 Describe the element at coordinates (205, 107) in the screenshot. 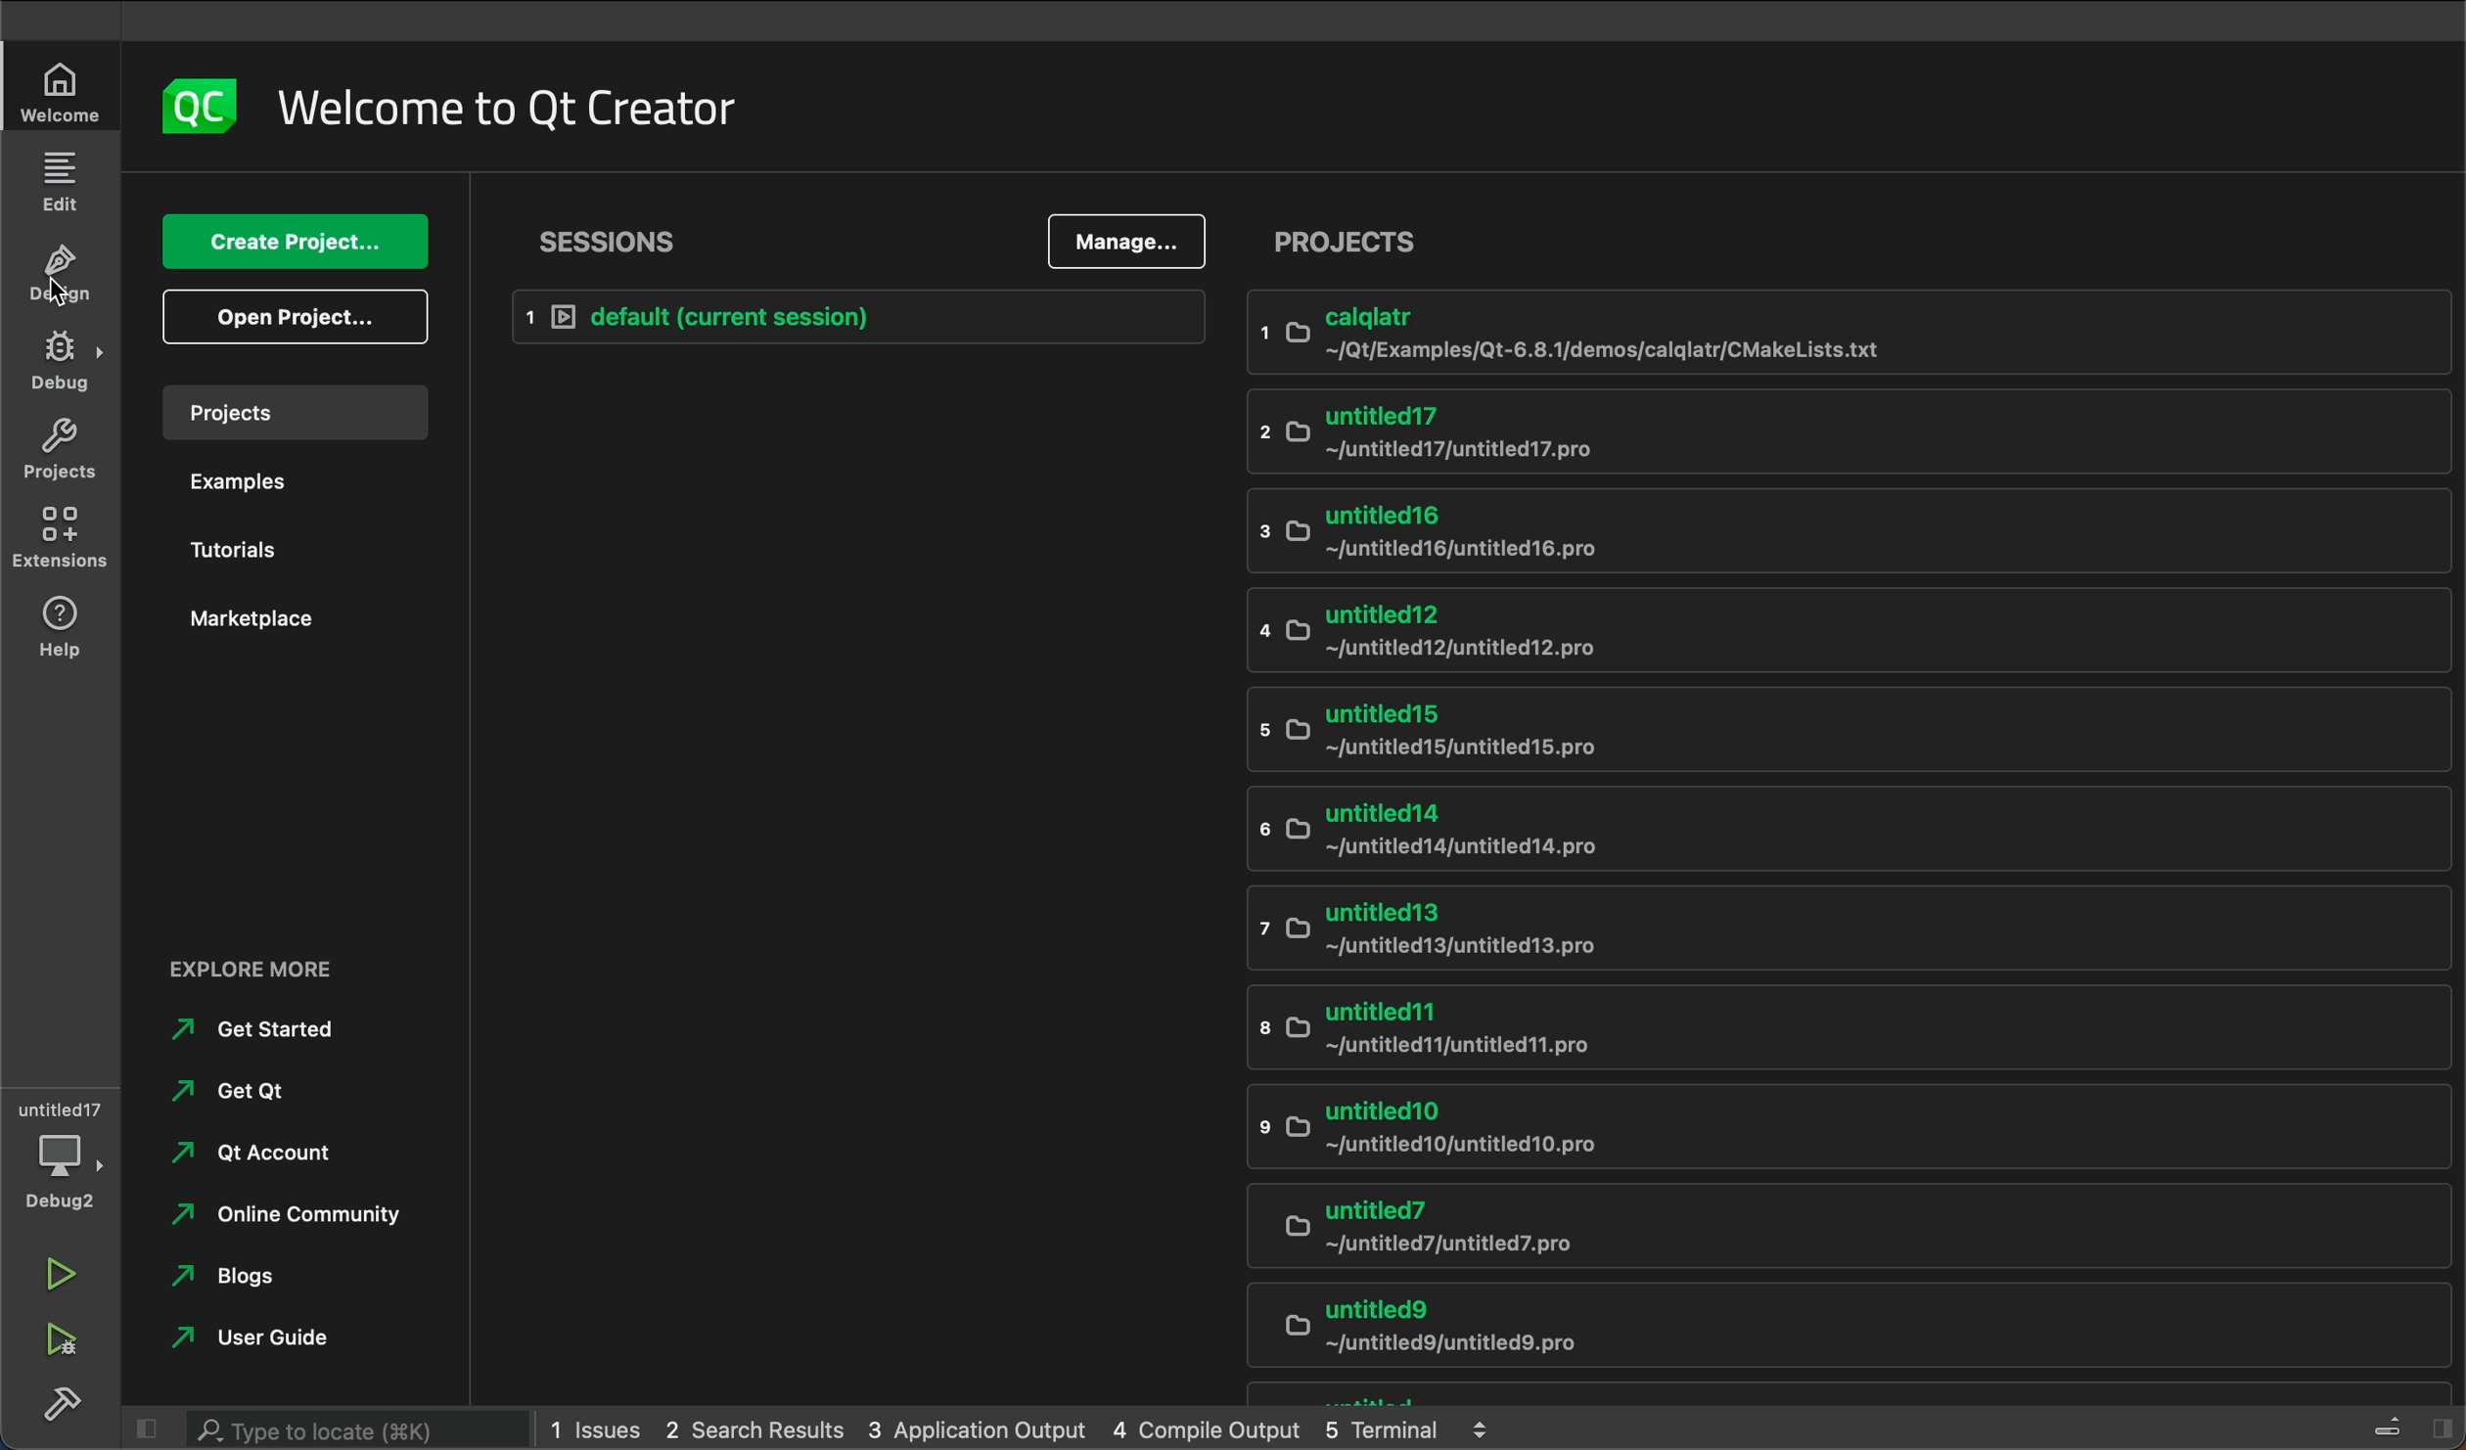

I see `logo` at that location.